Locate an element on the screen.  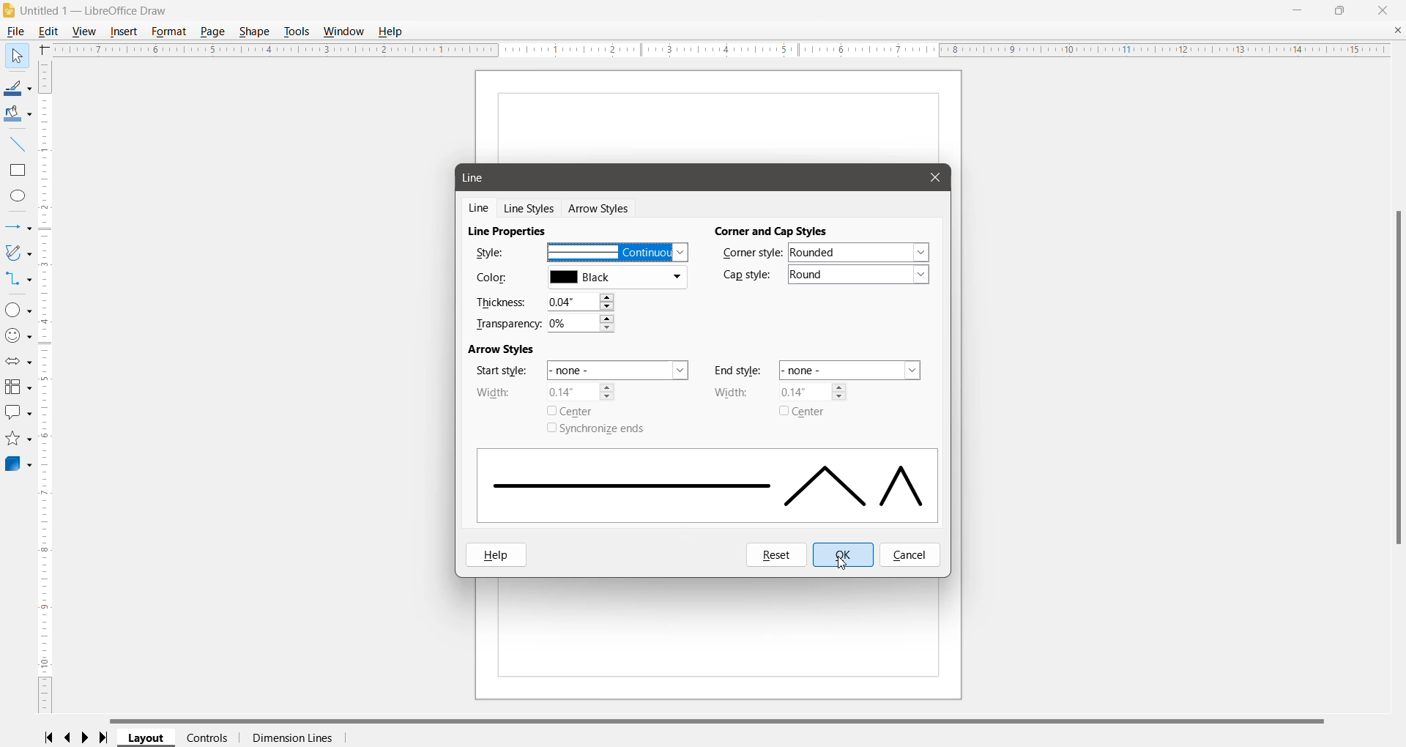
Flowchart is located at coordinates (18, 388).